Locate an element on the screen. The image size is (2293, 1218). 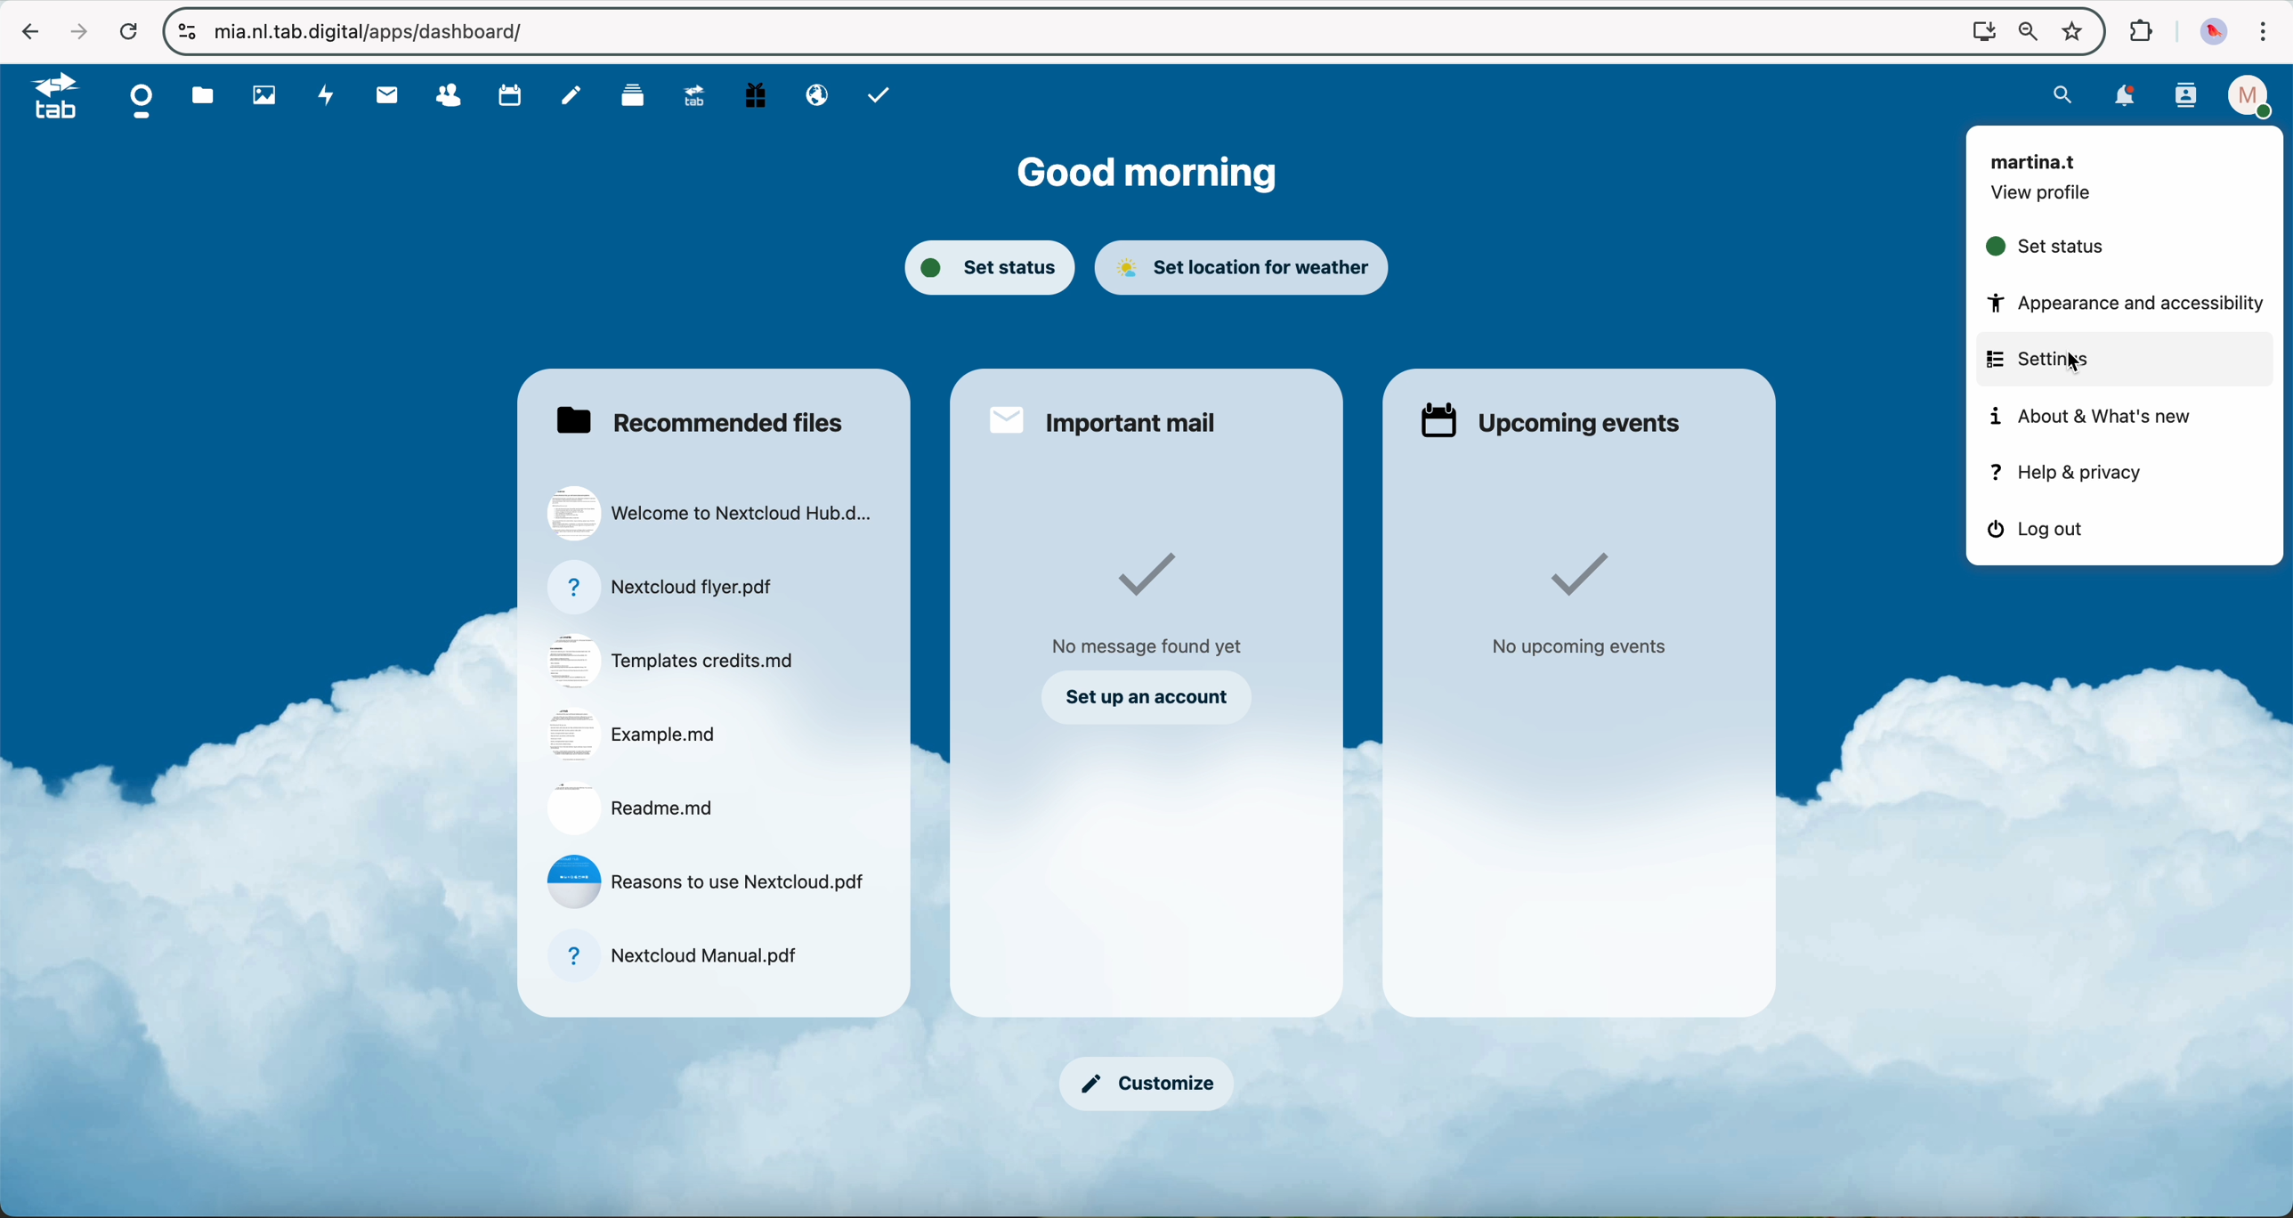
notifications is located at coordinates (2127, 96).